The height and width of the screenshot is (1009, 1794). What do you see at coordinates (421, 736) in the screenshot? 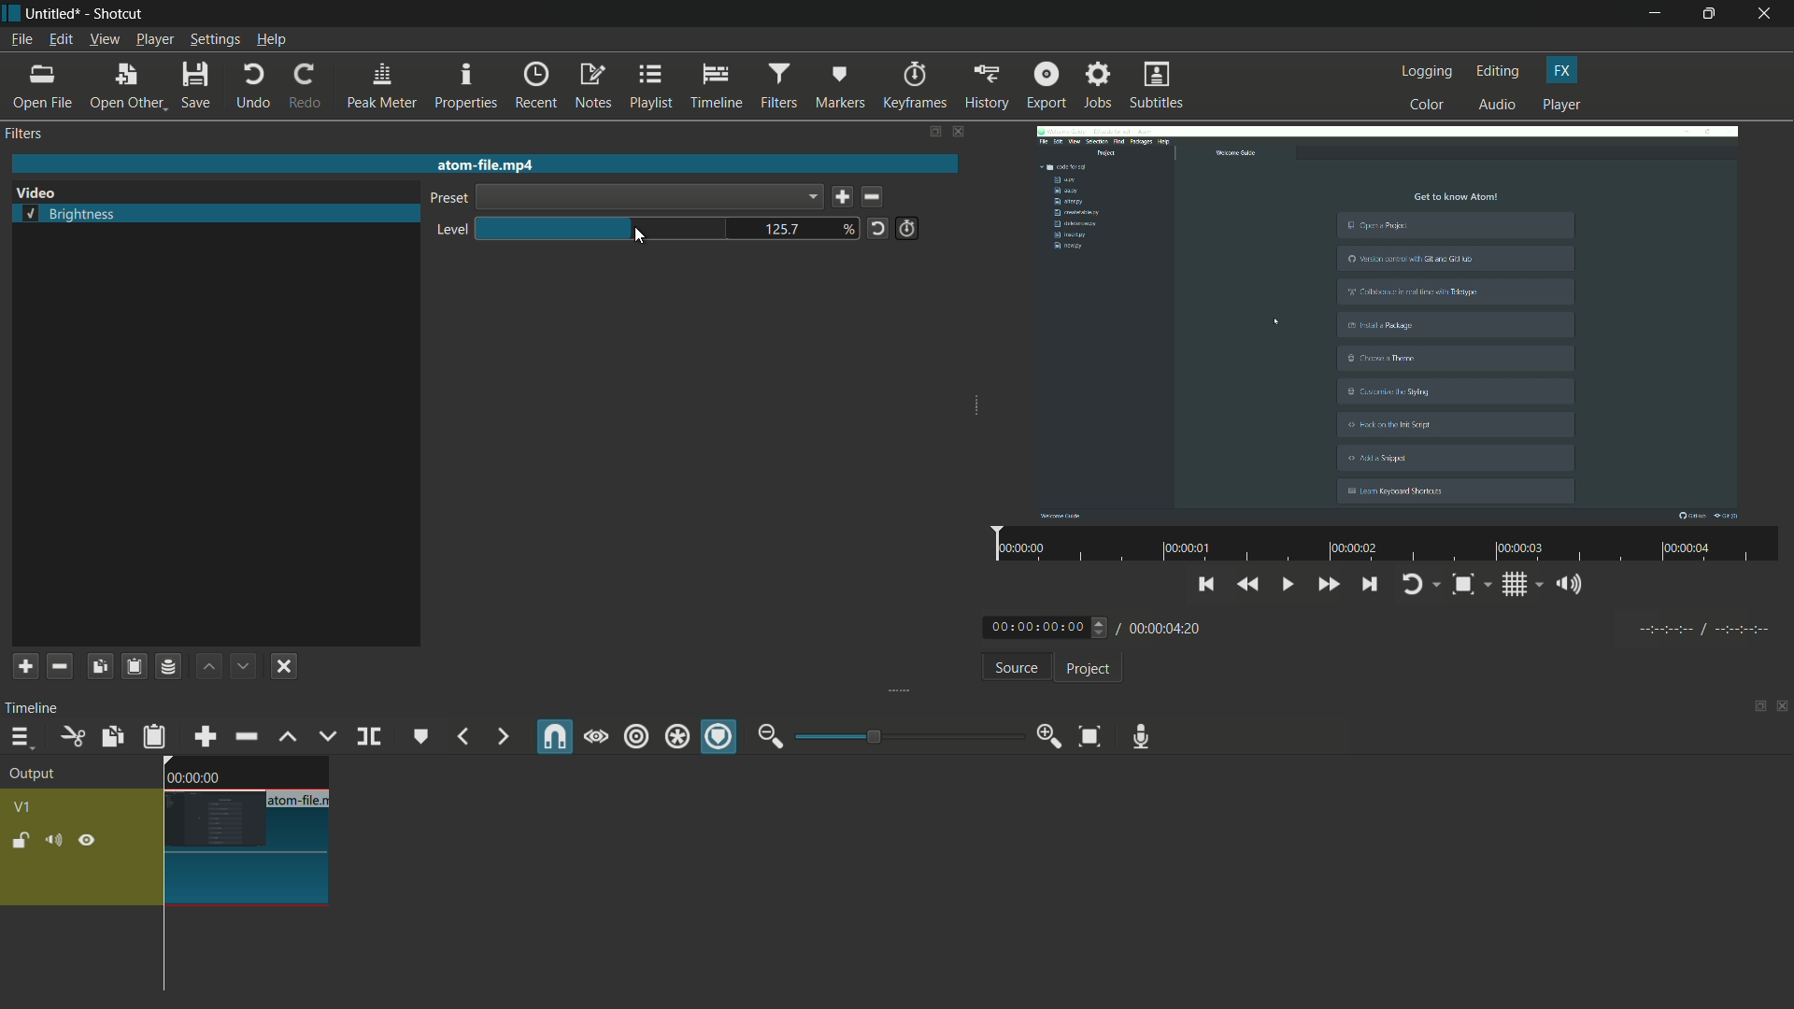
I see `create/edit marker` at bounding box center [421, 736].